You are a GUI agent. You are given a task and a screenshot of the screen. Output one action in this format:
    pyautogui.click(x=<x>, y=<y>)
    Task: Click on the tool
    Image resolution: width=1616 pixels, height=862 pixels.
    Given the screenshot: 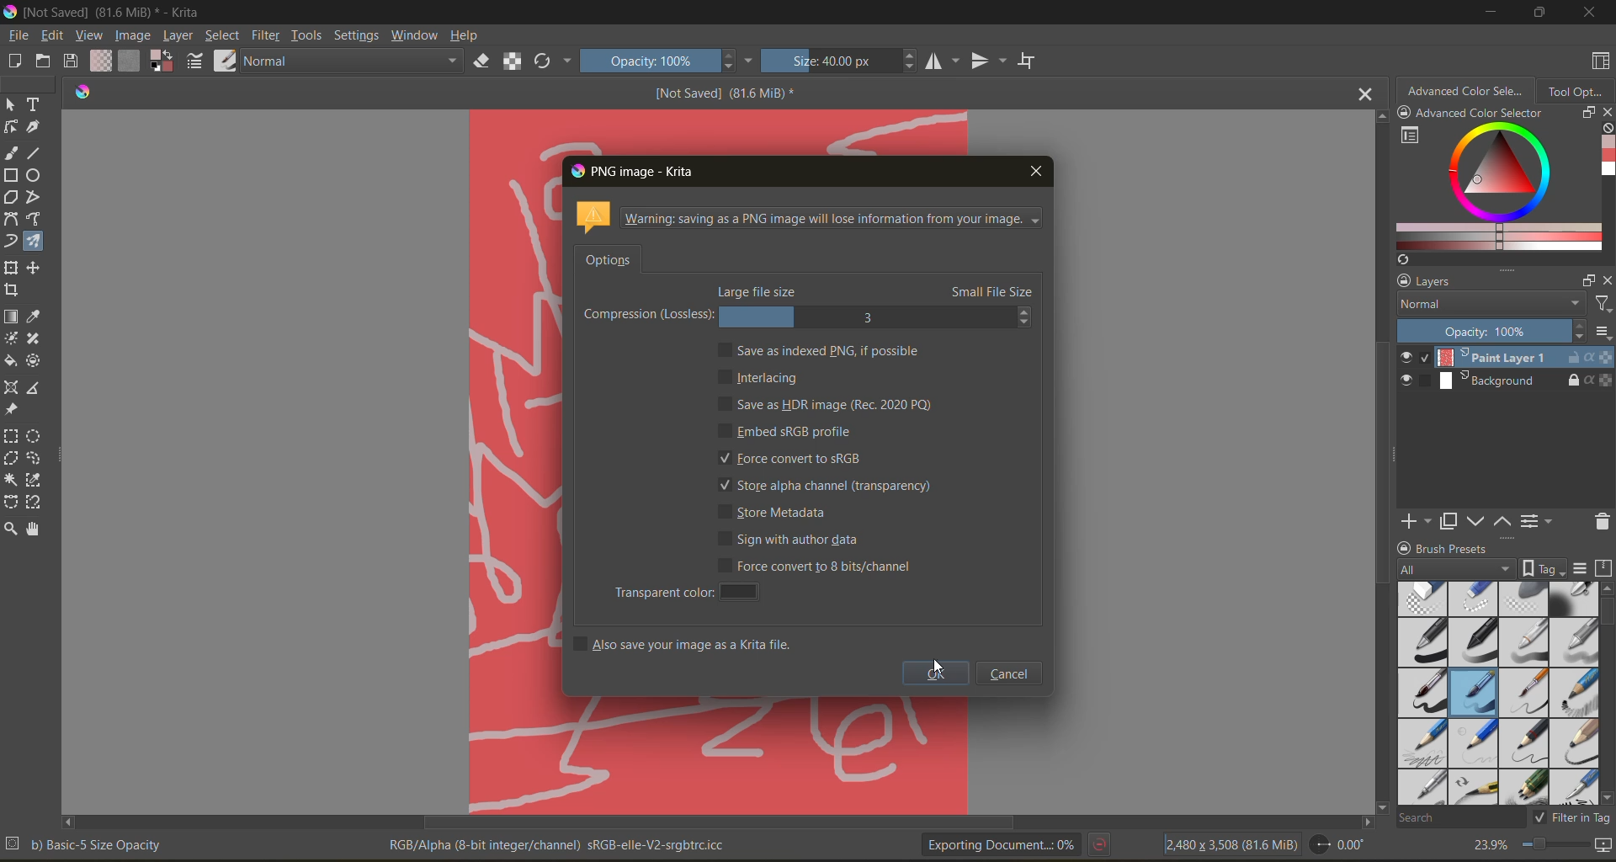 What is the action you would take?
    pyautogui.click(x=10, y=317)
    